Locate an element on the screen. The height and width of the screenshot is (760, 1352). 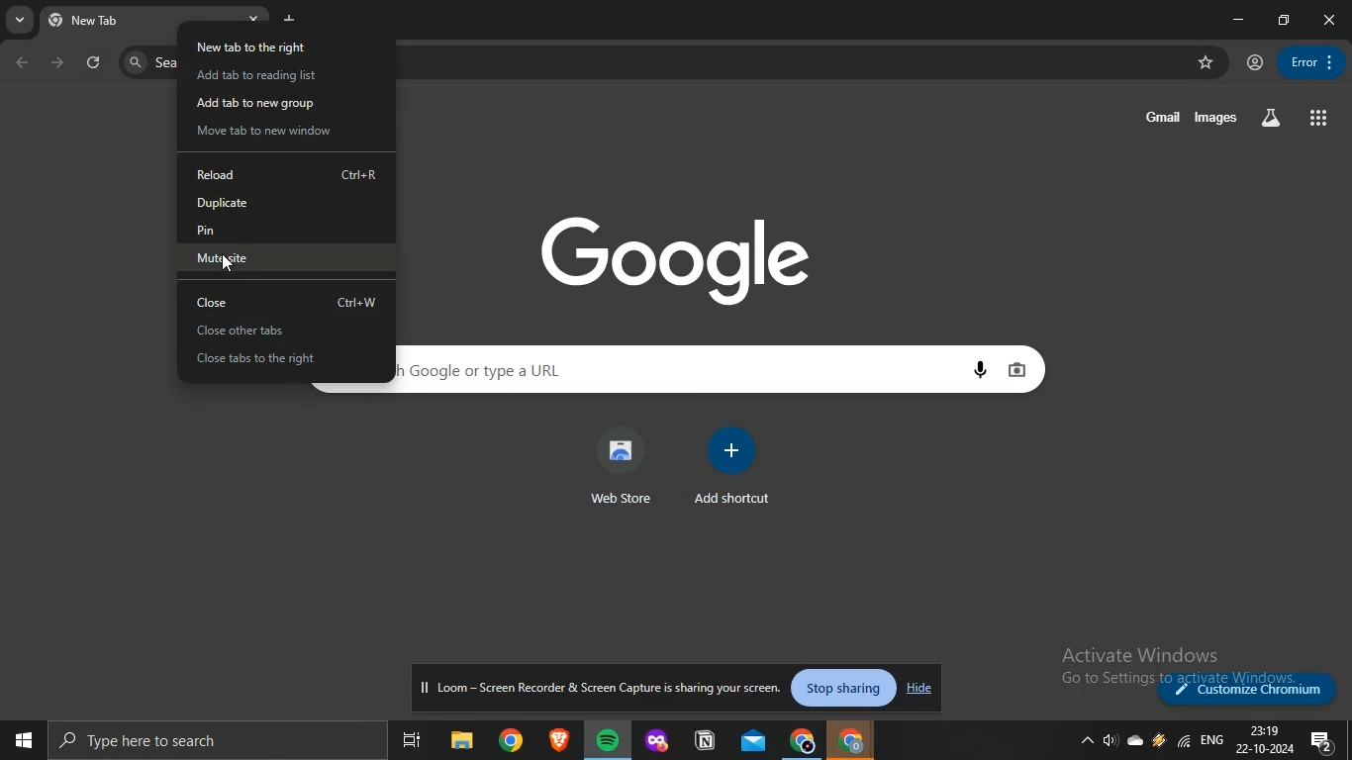
voice search is located at coordinates (985, 370).